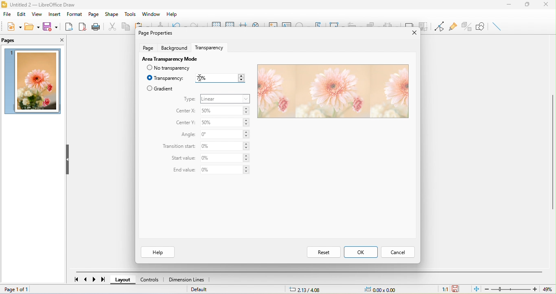 This screenshot has width=556, height=294. I want to click on center x, so click(185, 111).